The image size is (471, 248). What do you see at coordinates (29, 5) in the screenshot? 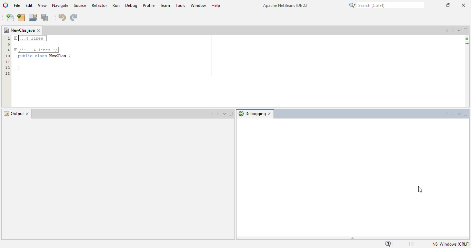
I see `edit` at bounding box center [29, 5].